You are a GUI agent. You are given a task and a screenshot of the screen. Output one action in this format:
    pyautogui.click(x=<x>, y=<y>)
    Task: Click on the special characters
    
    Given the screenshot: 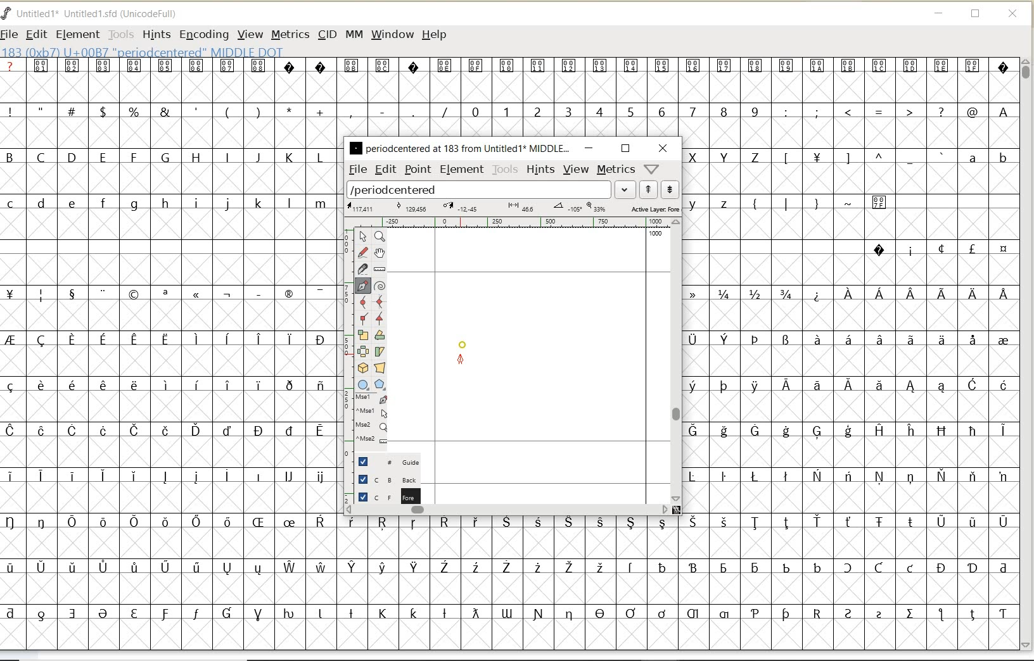 What is the action you would take?
    pyautogui.click(x=507, y=73)
    